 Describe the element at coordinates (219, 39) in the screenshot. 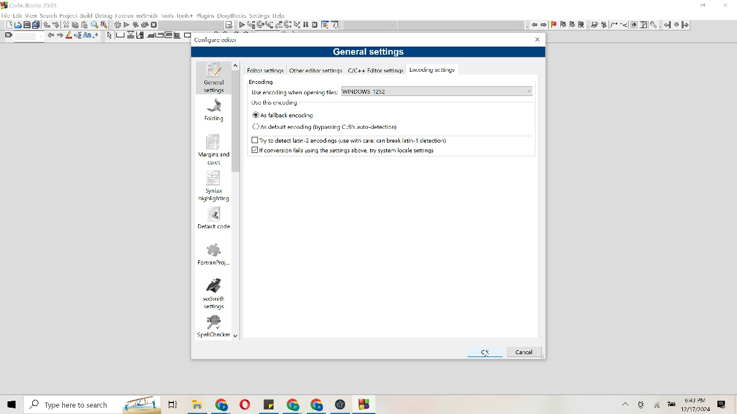

I see `Configure editor` at that location.